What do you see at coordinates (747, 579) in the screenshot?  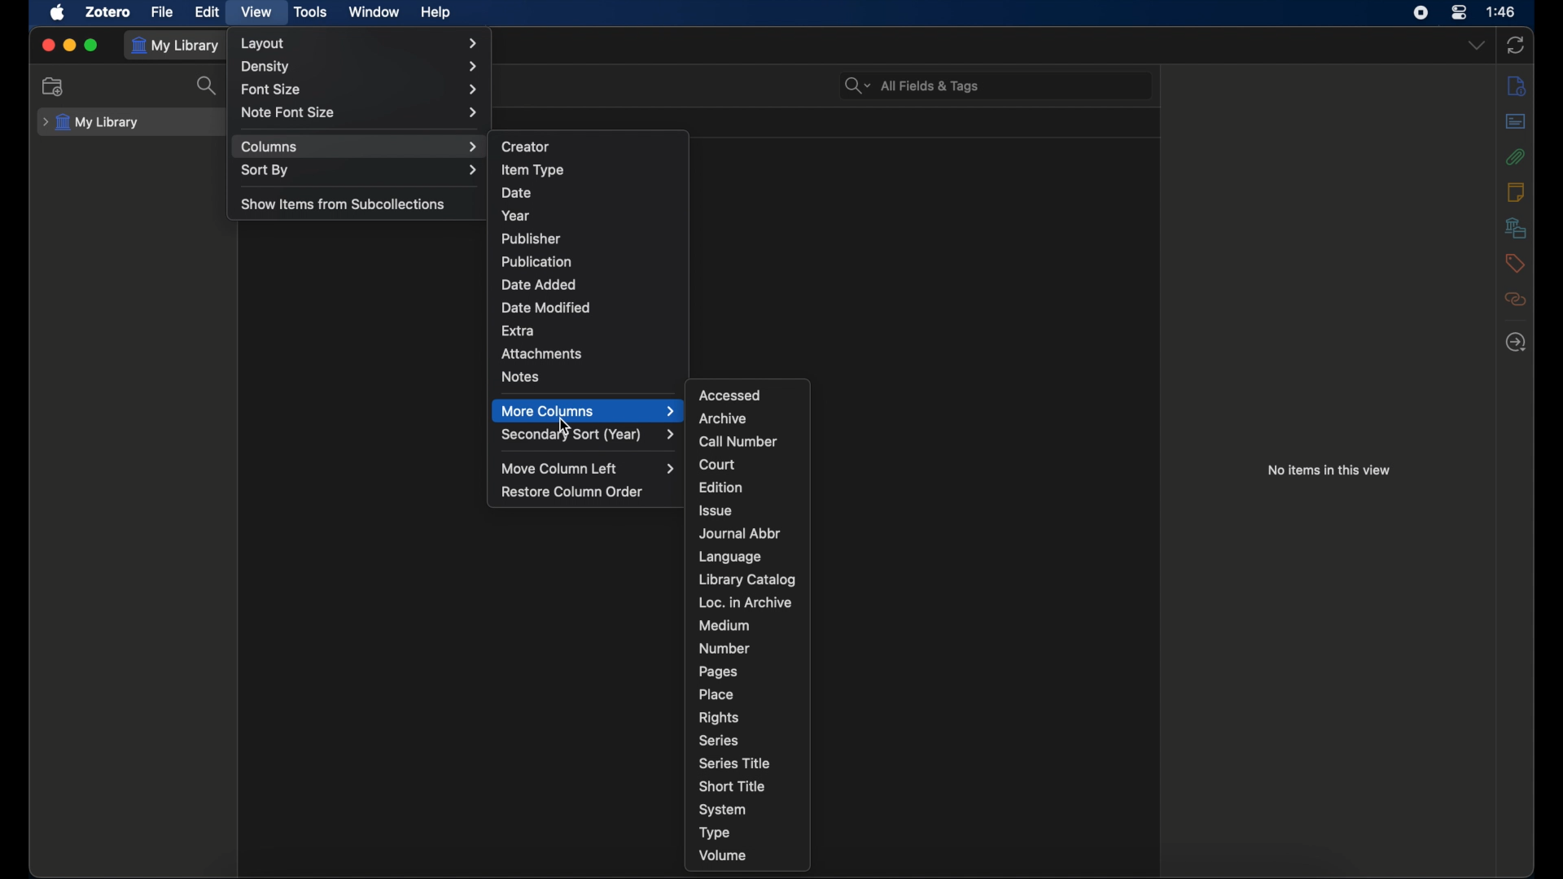 I see `library catalog` at bounding box center [747, 579].